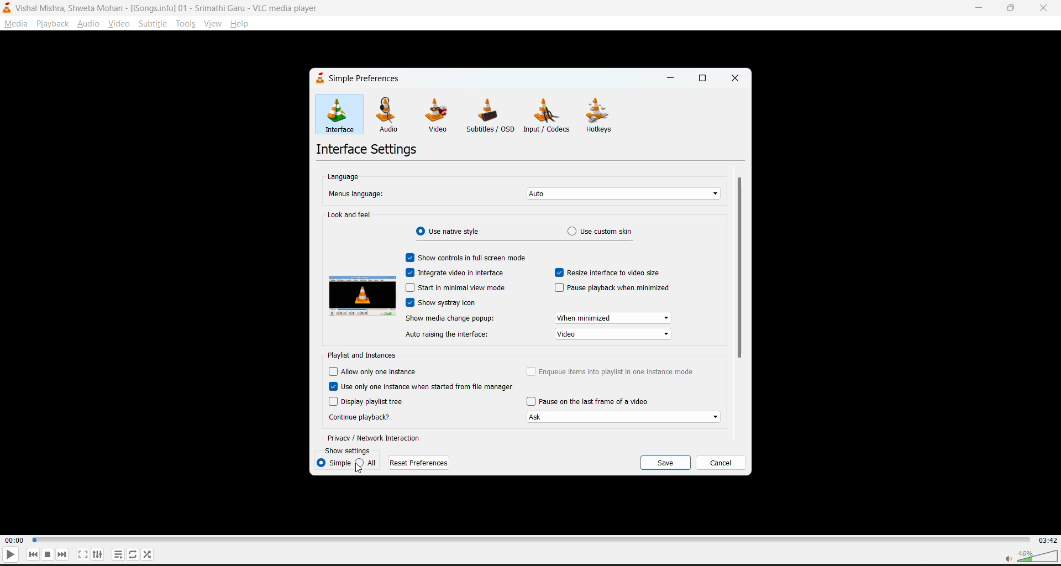 The width and height of the screenshot is (1061, 566). I want to click on next, so click(60, 555).